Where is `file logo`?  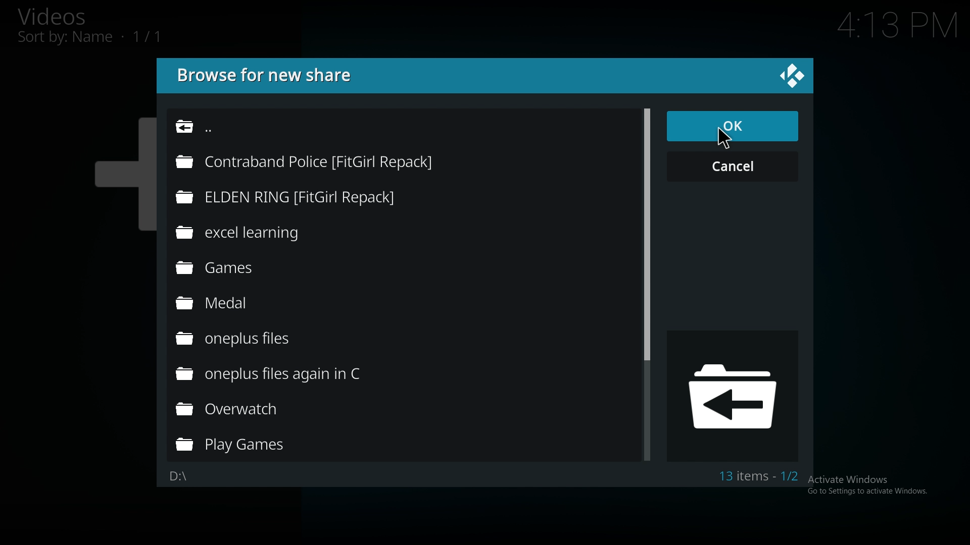 file logo is located at coordinates (735, 395).